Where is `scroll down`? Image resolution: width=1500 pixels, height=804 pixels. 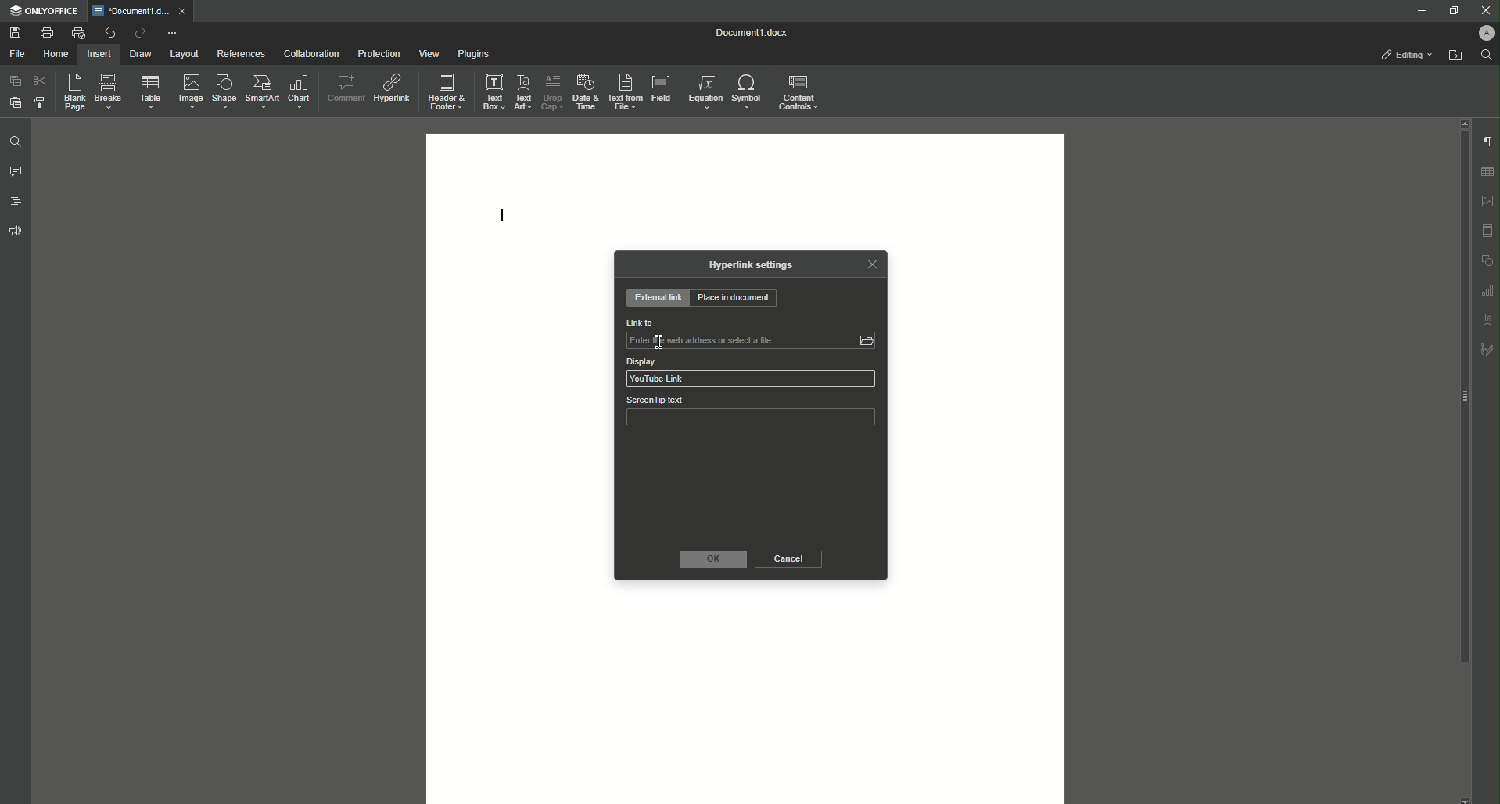
scroll down is located at coordinates (1466, 799).